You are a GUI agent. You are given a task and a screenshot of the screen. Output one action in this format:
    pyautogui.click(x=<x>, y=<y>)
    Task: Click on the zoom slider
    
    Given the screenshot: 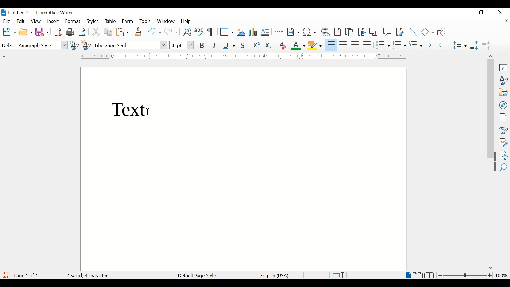 What is the action you would take?
    pyautogui.click(x=465, y=275)
    